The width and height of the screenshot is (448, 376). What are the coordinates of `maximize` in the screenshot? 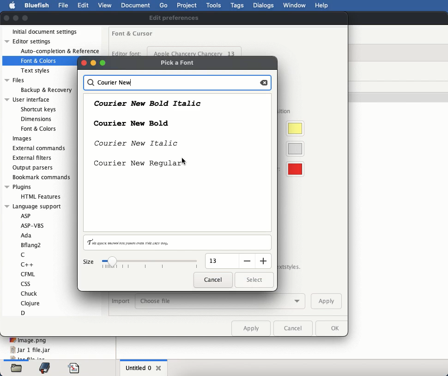 It's located at (26, 17).